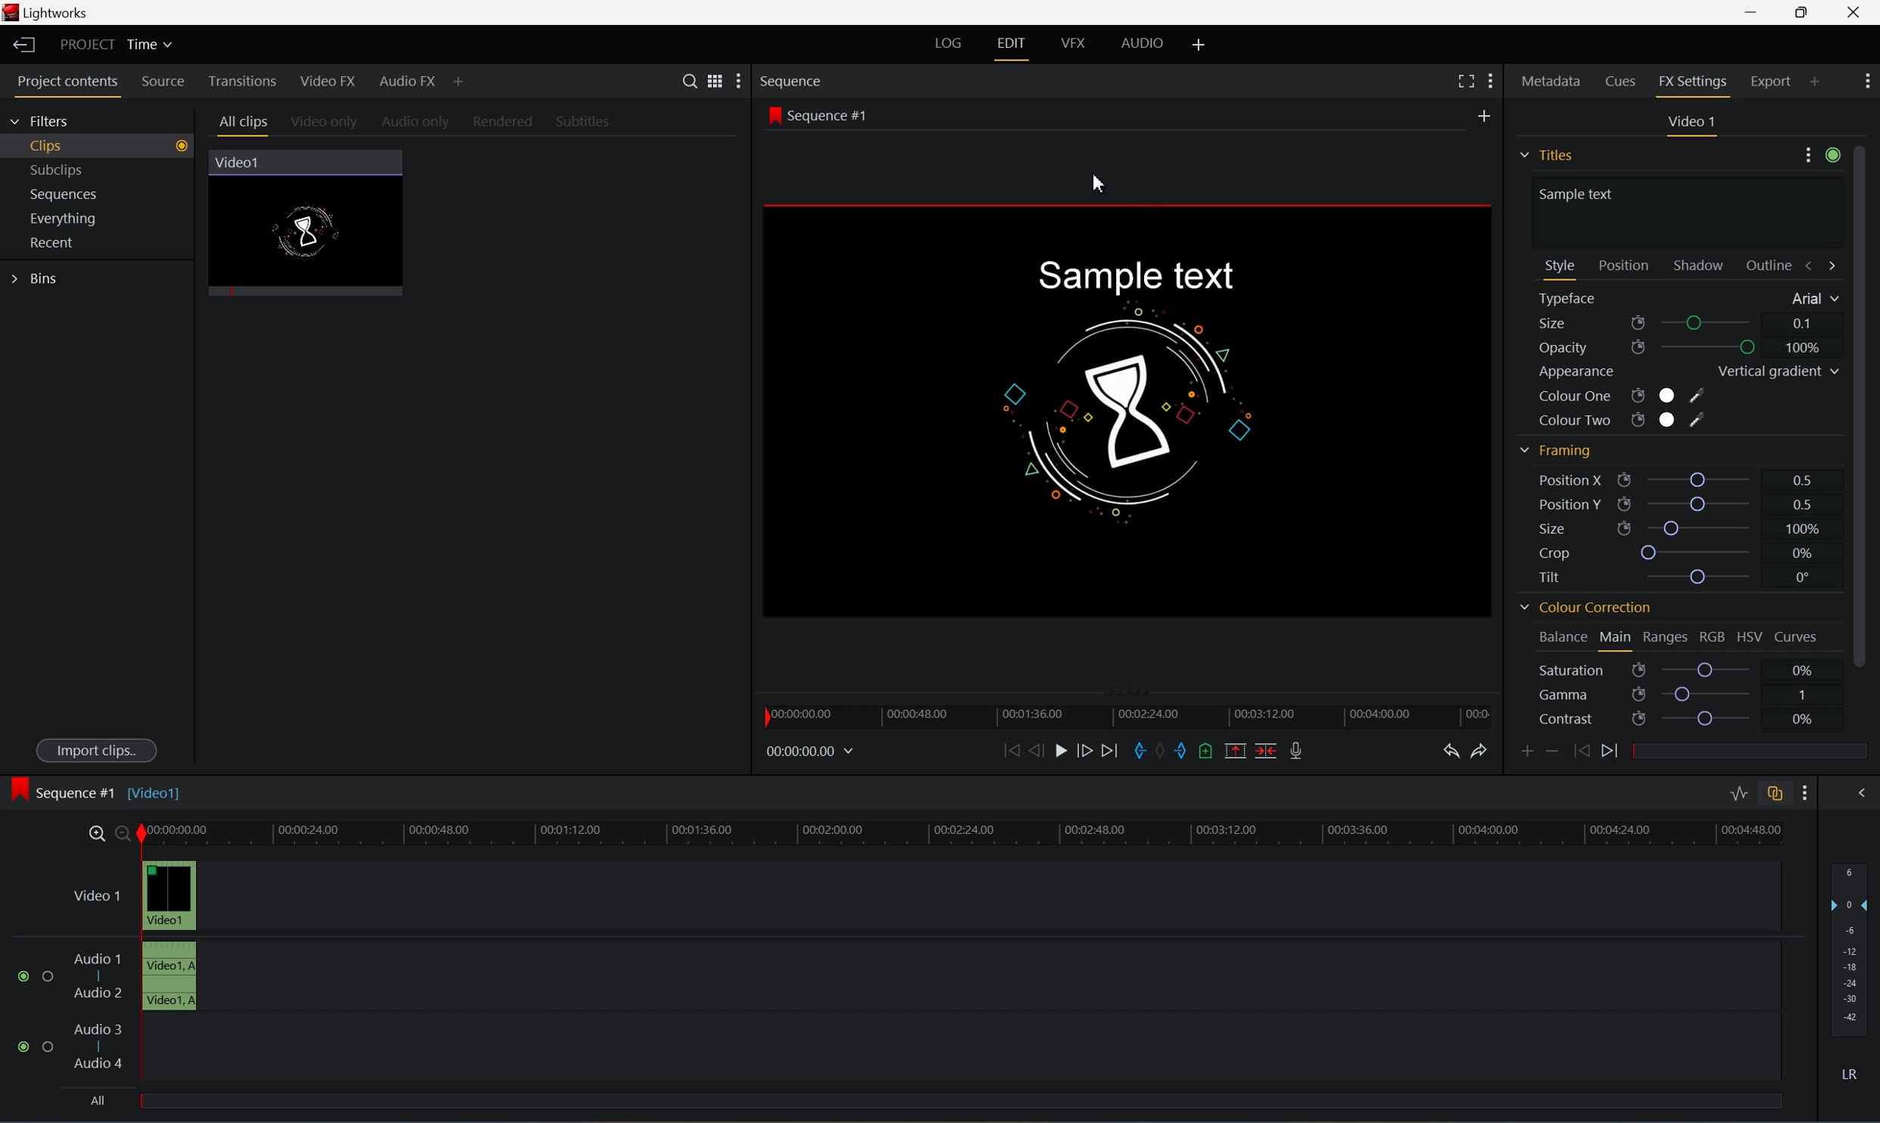 Image resolution: width=1880 pixels, height=1123 pixels. Describe the element at coordinates (1579, 750) in the screenshot. I see `previous` at that location.